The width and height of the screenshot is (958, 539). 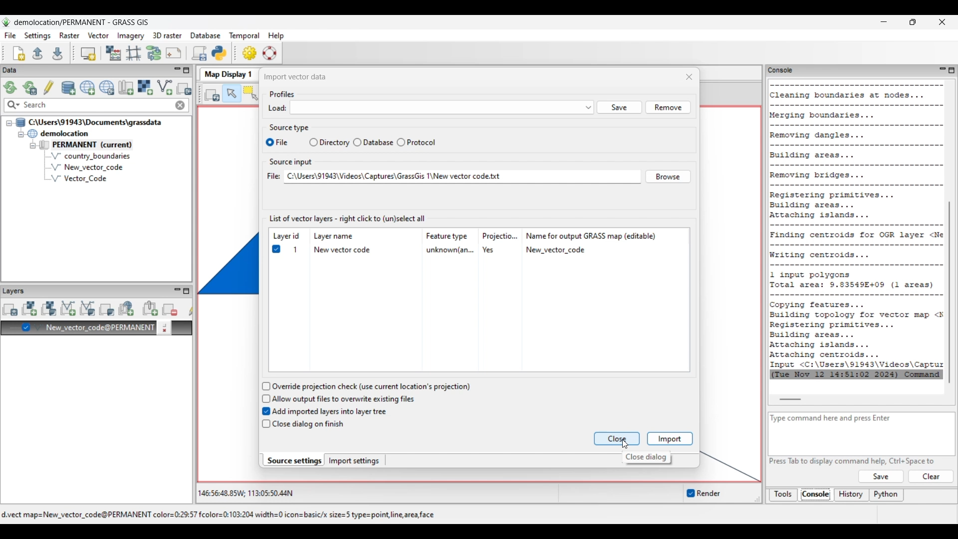 I want to click on close, so click(x=683, y=77).